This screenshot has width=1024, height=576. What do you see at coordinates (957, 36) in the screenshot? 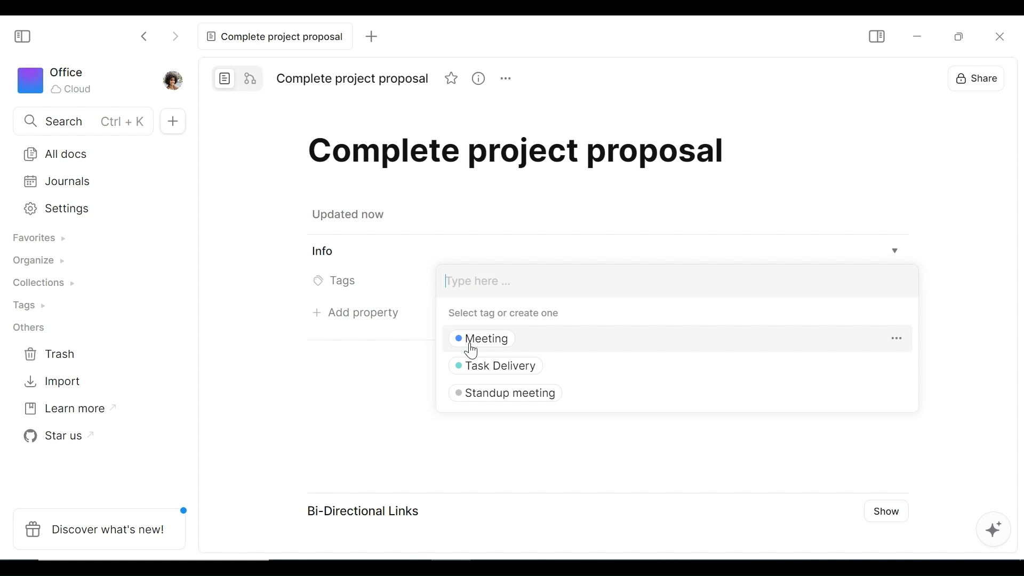
I see `Restore` at bounding box center [957, 36].